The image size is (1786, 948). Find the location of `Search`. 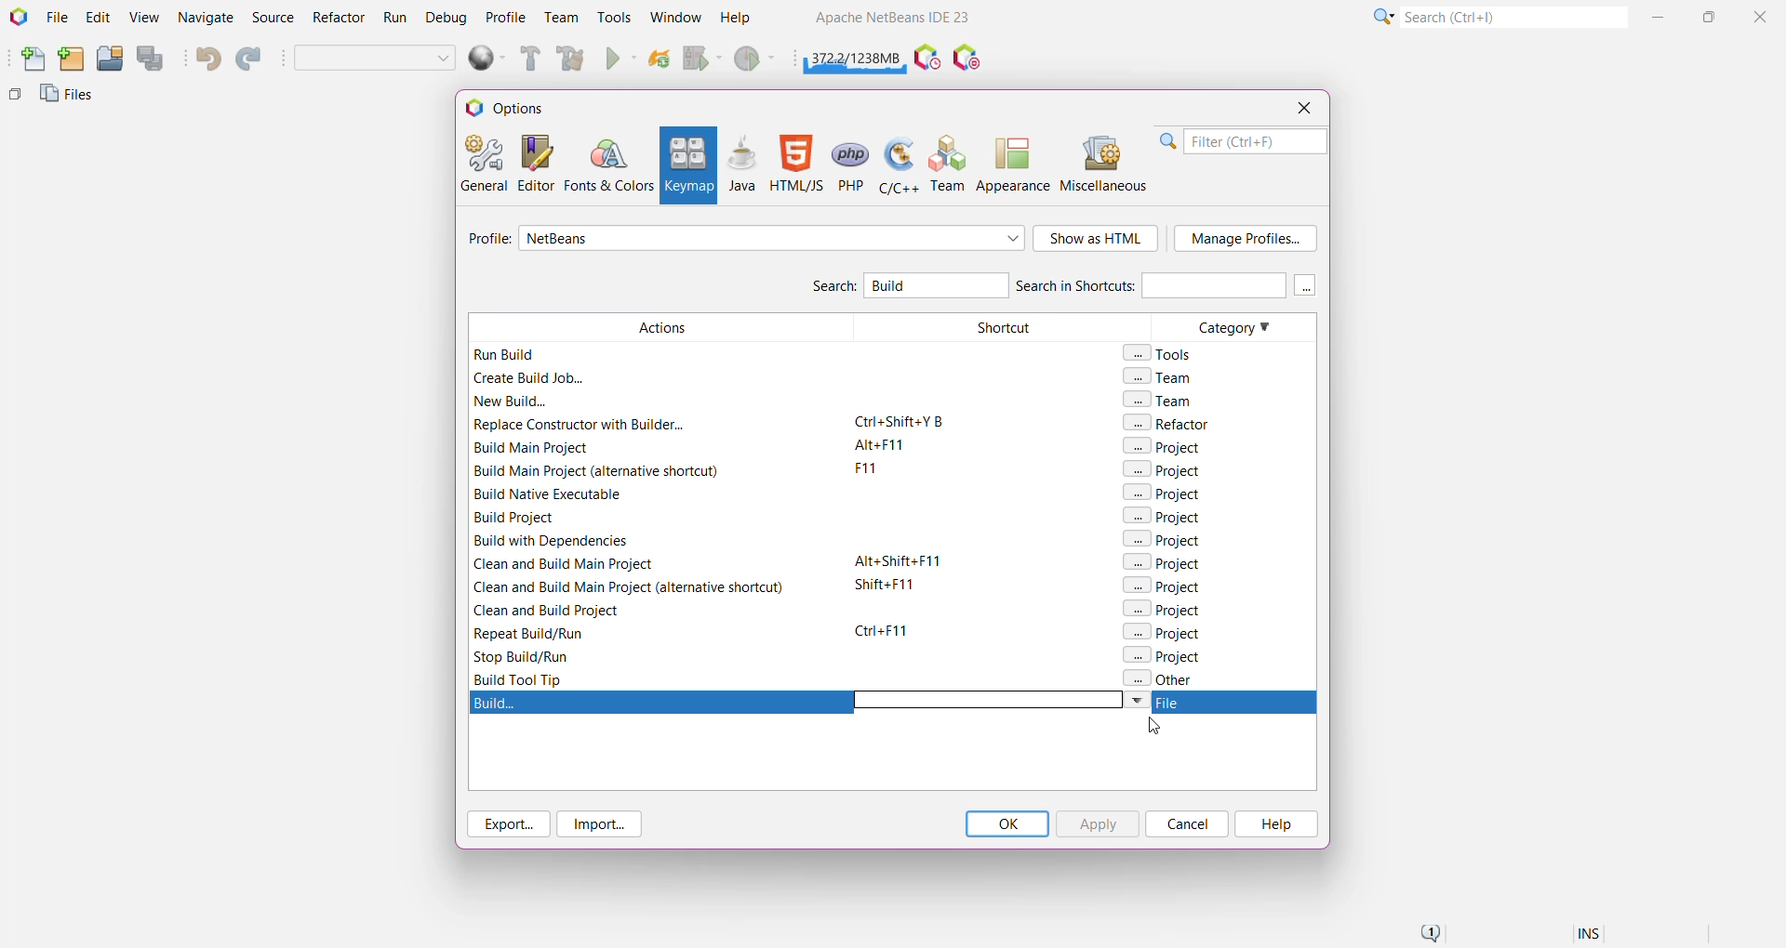

Search is located at coordinates (1513, 16).